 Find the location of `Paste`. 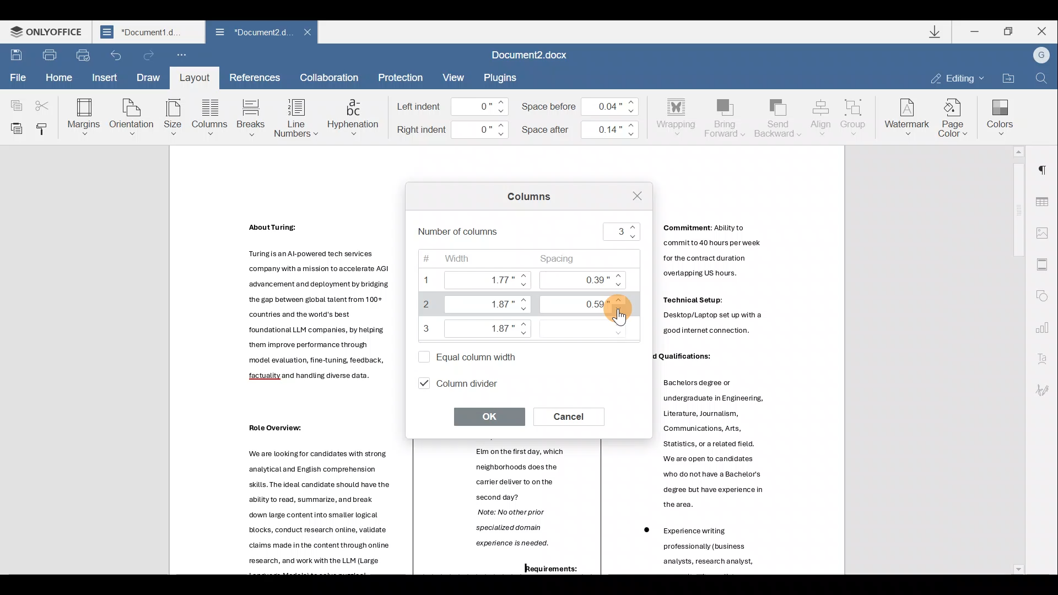

Paste is located at coordinates (14, 127).